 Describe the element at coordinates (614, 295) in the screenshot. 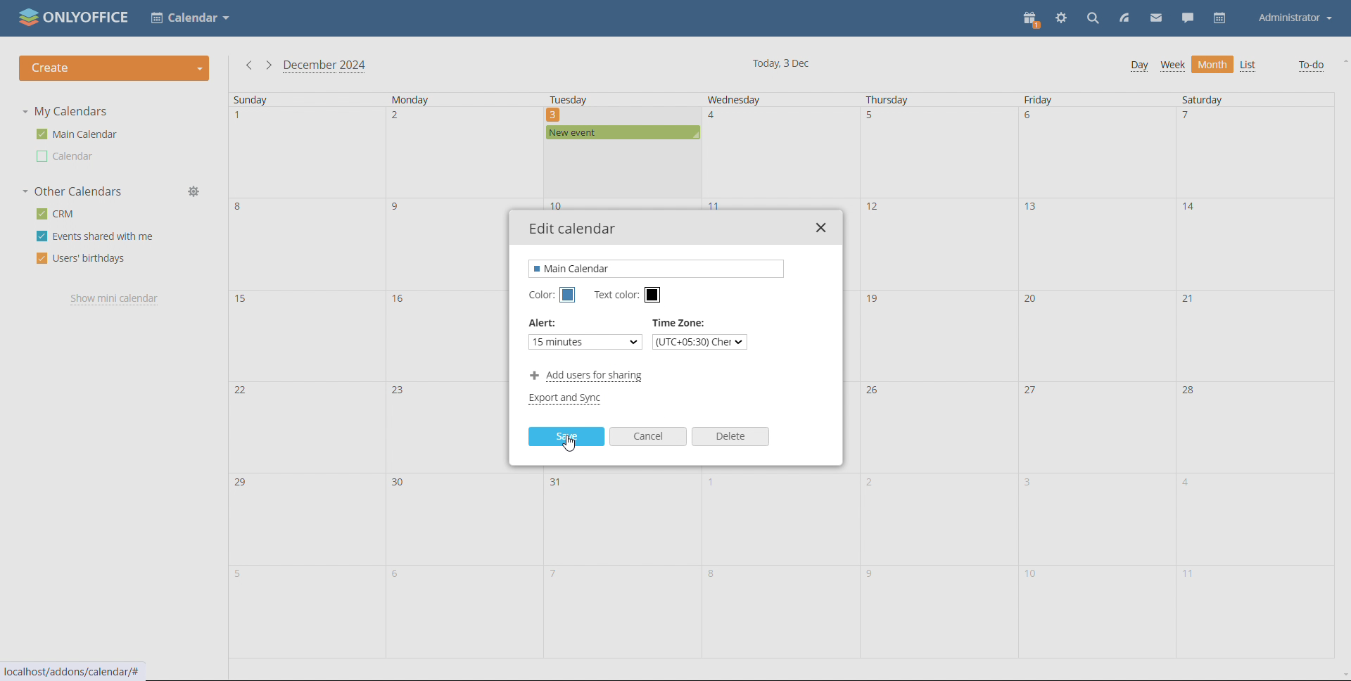

I see `Text color` at that location.